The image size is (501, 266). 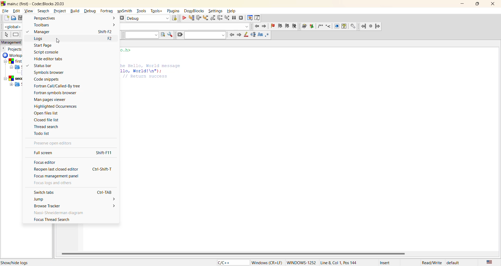 I want to click on match case, so click(x=260, y=35).